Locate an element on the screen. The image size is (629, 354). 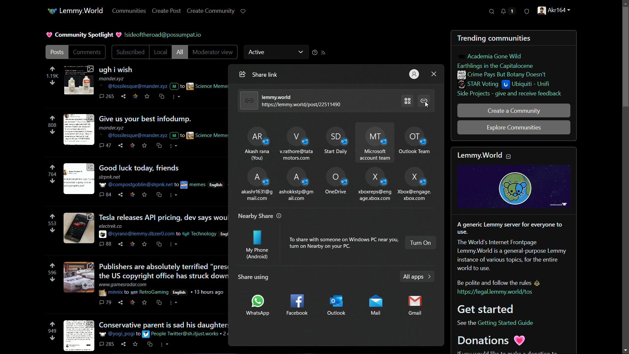
logo is located at coordinates (515, 187).